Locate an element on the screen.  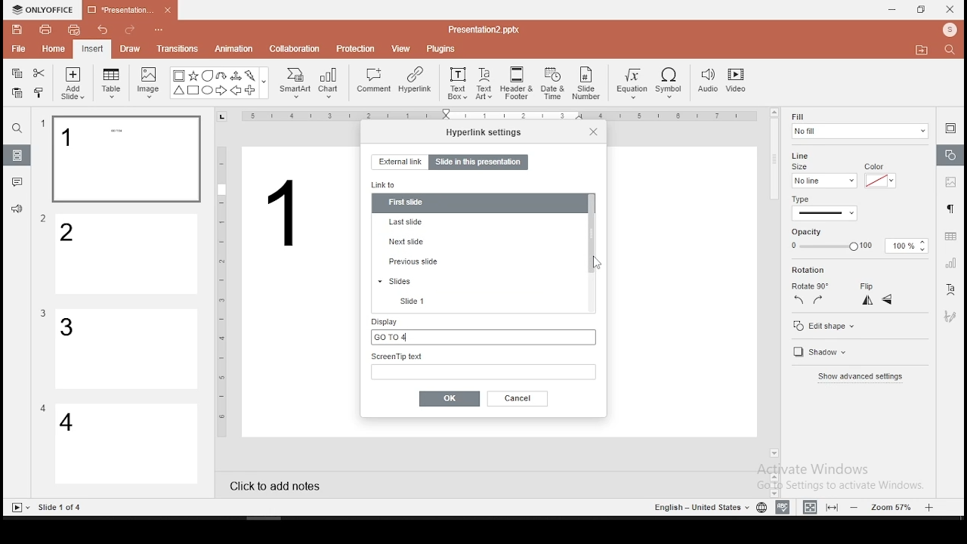
view is located at coordinates (402, 48).